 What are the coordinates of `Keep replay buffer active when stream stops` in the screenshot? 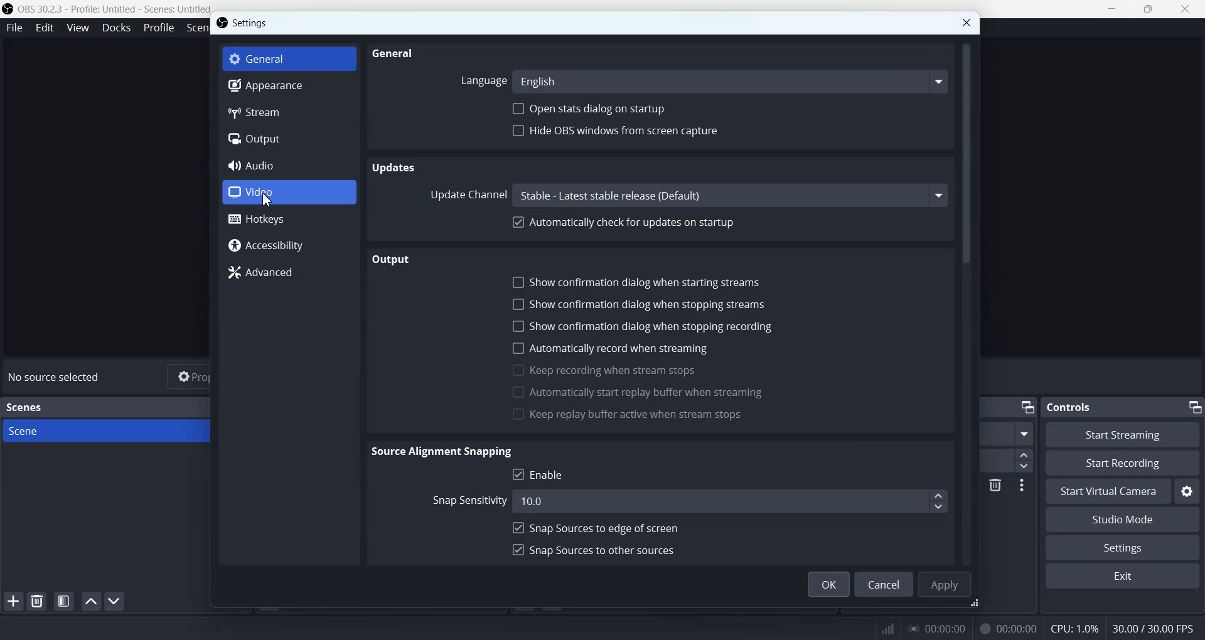 It's located at (628, 415).